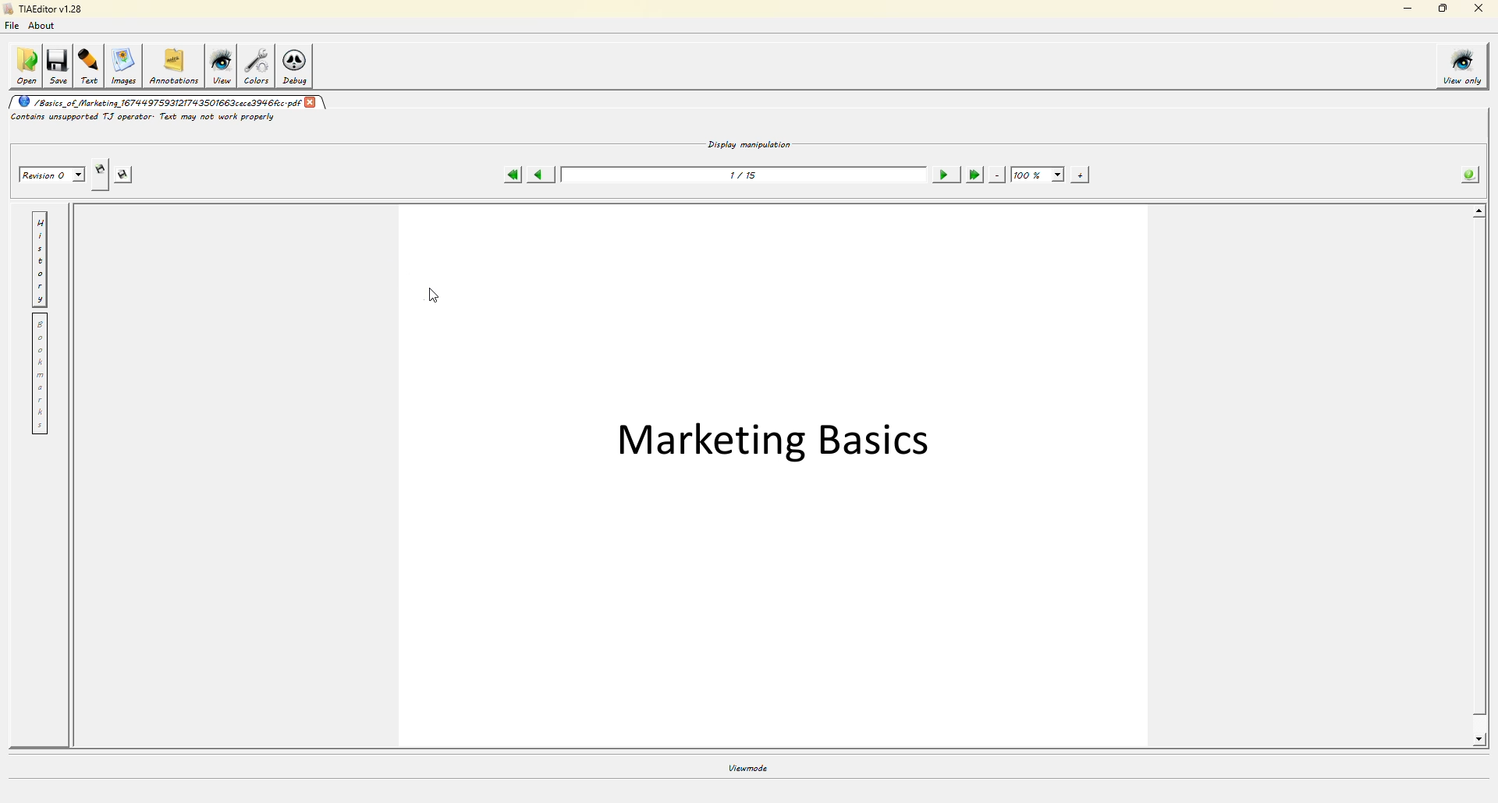  Describe the element at coordinates (125, 67) in the screenshot. I see `images` at that location.